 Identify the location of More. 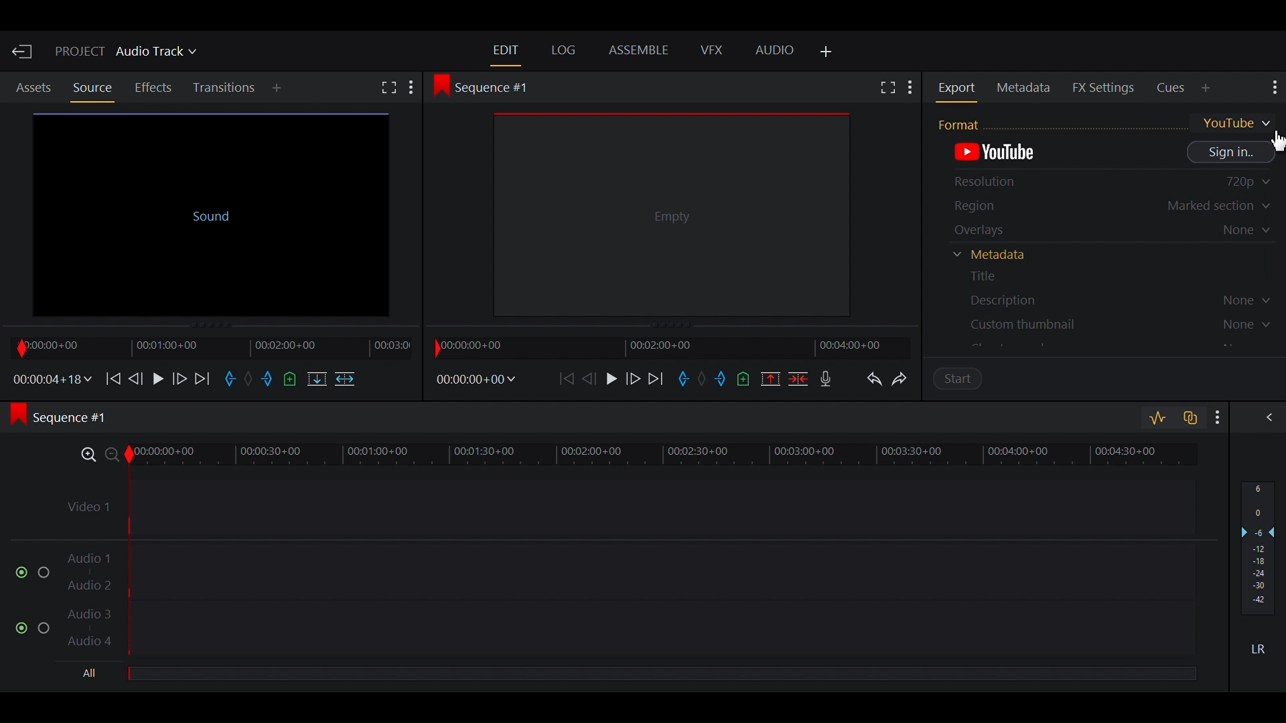
(416, 88).